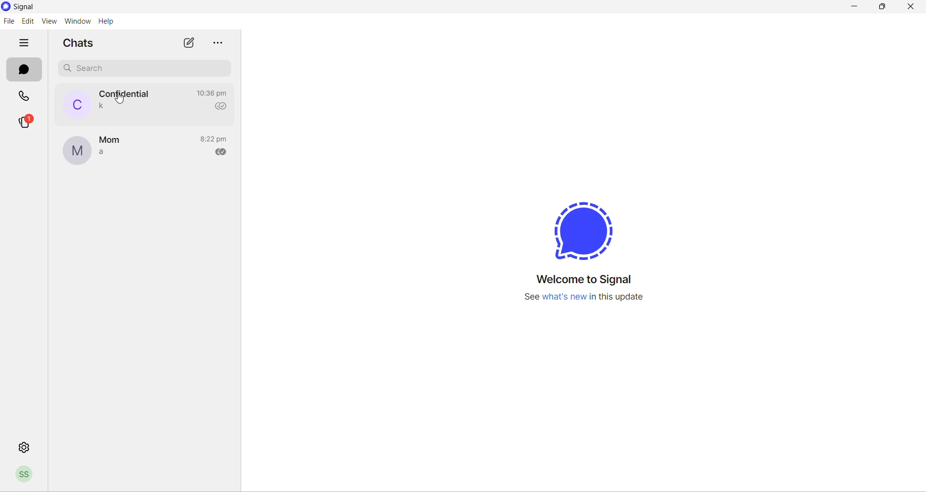  Describe the element at coordinates (222, 151) in the screenshot. I see `read recipient` at that location.